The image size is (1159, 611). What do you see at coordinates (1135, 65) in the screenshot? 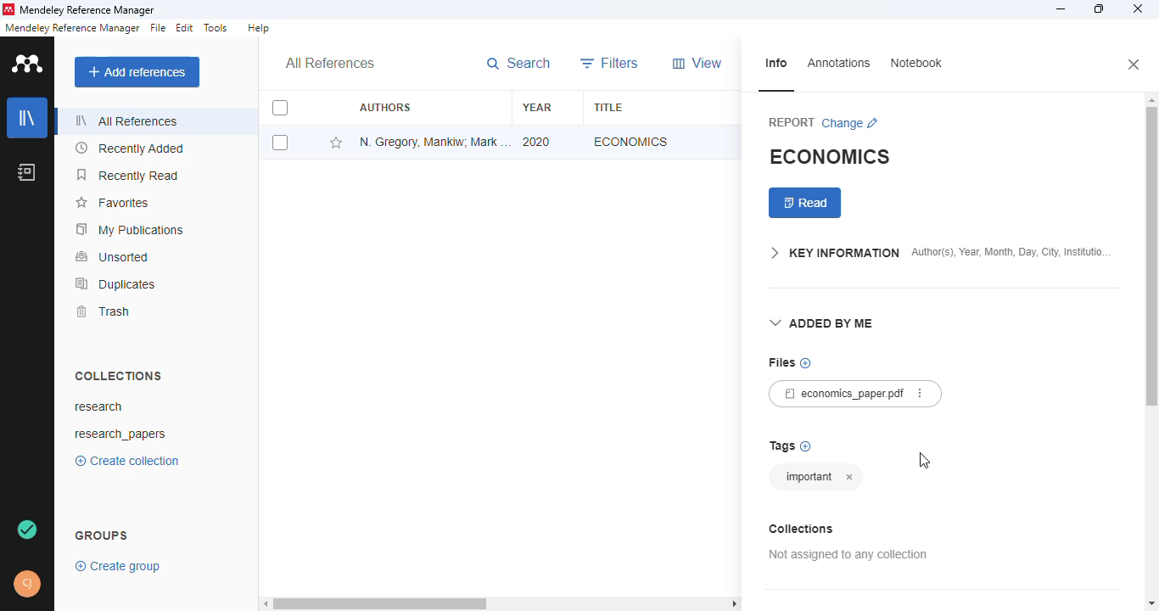
I see `close` at bounding box center [1135, 65].